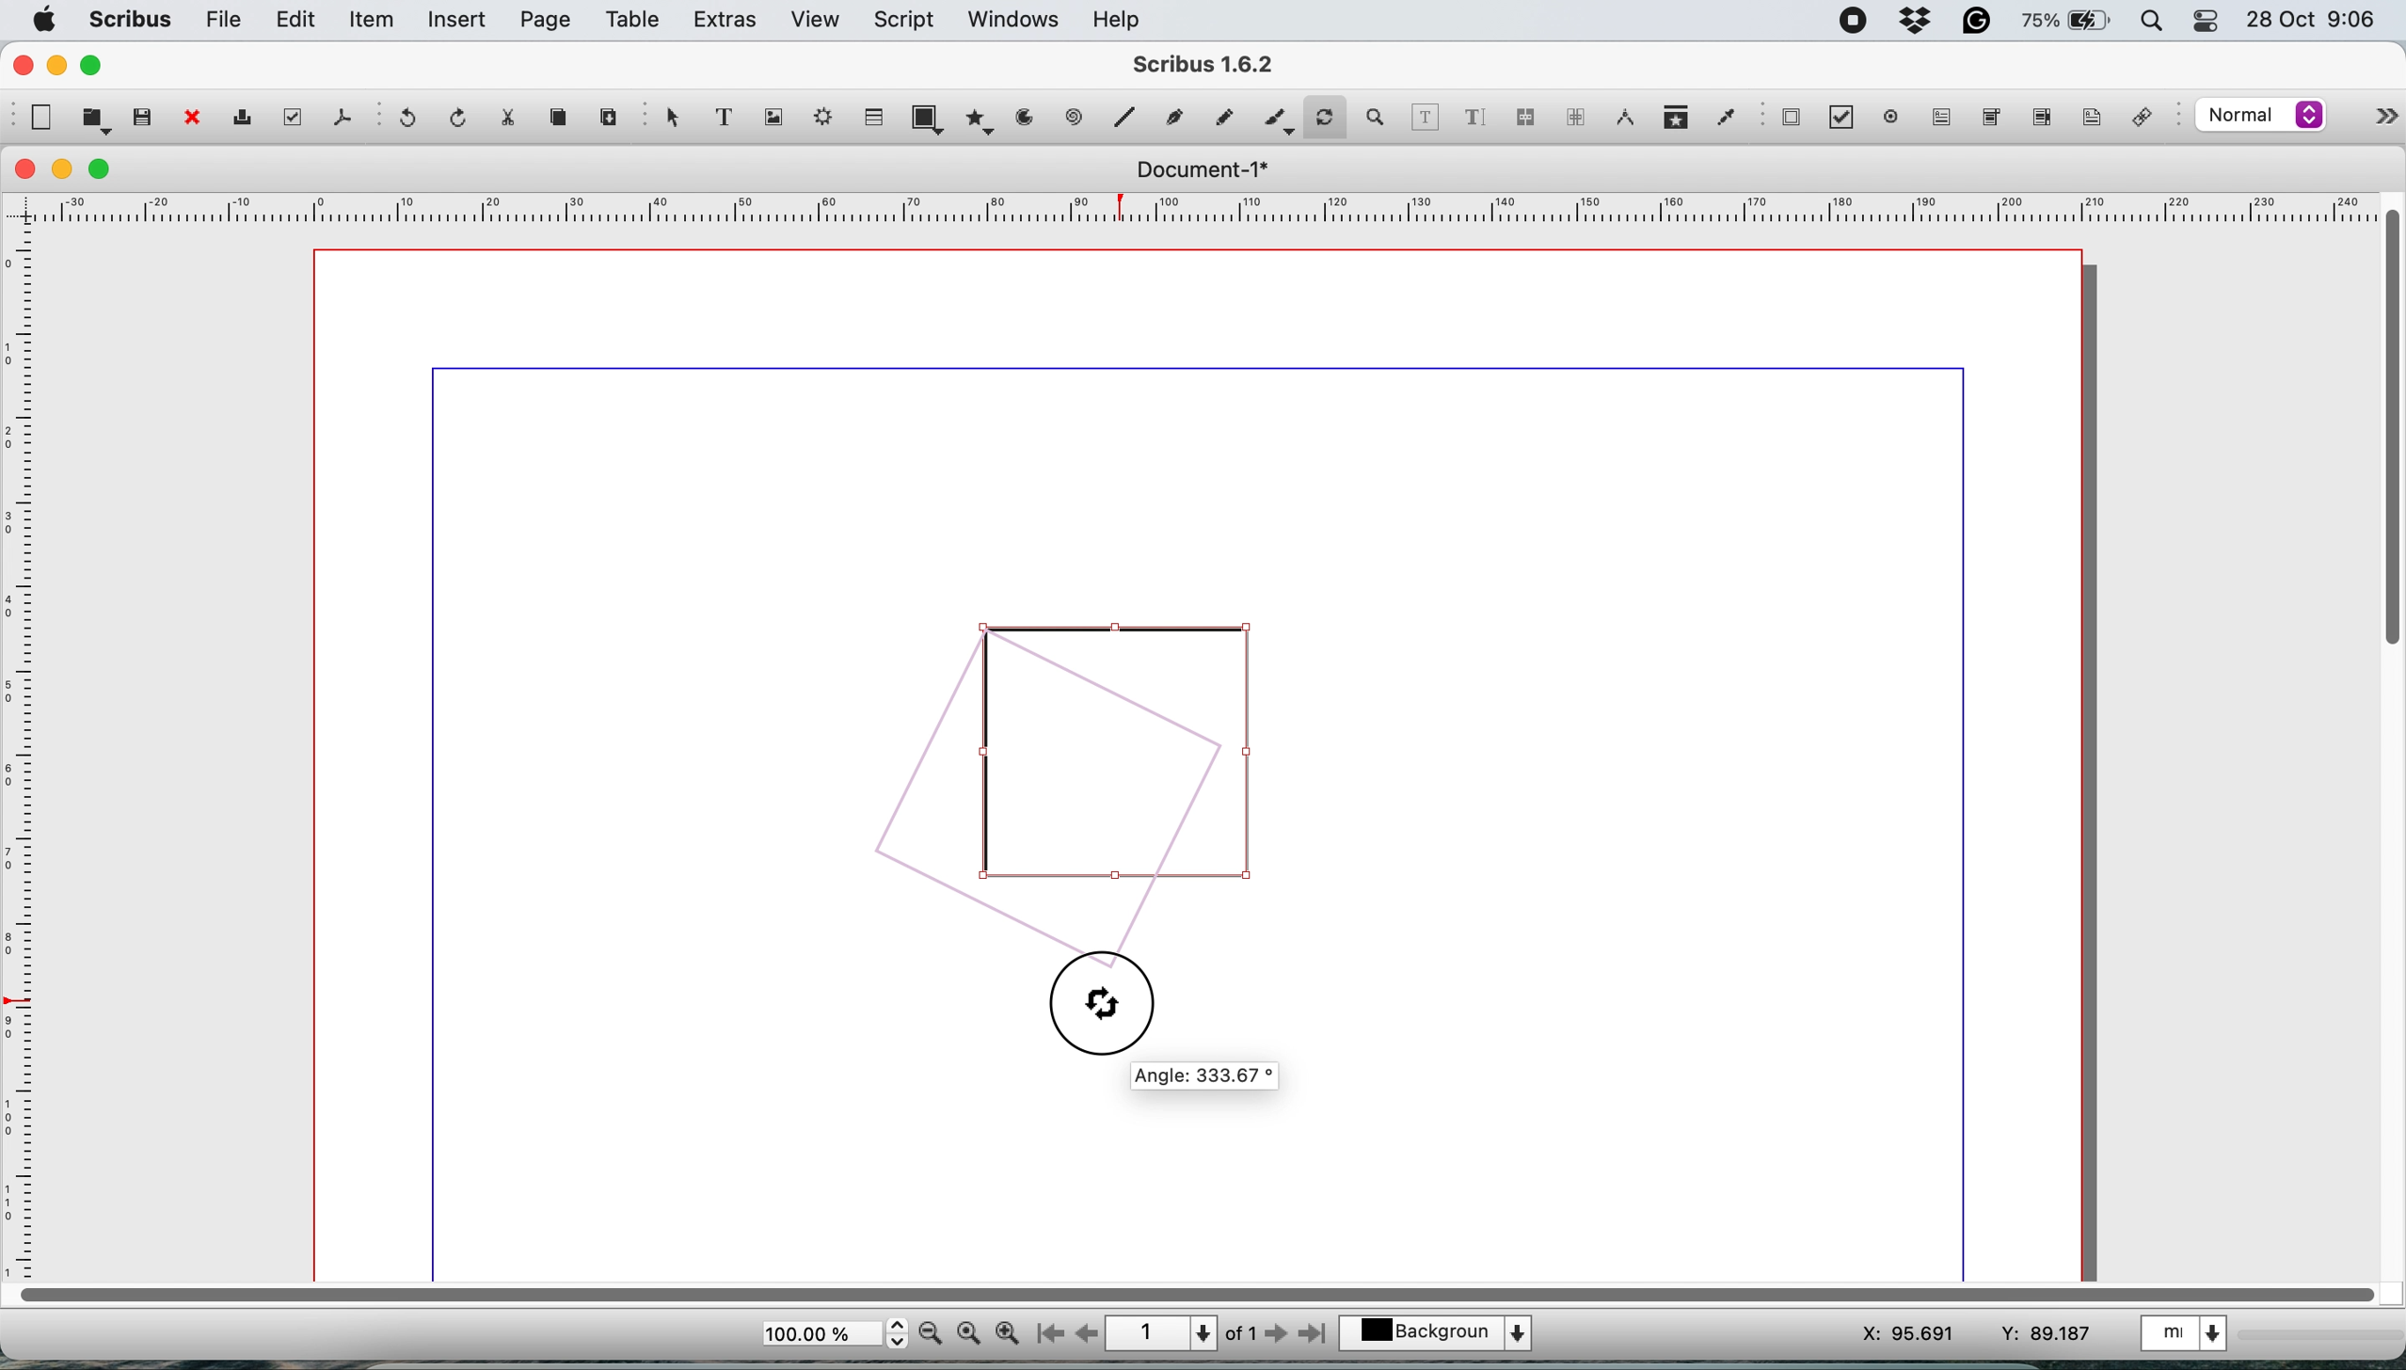 The height and width of the screenshot is (1370, 2406). I want to click on more options, so click(2379, 112).